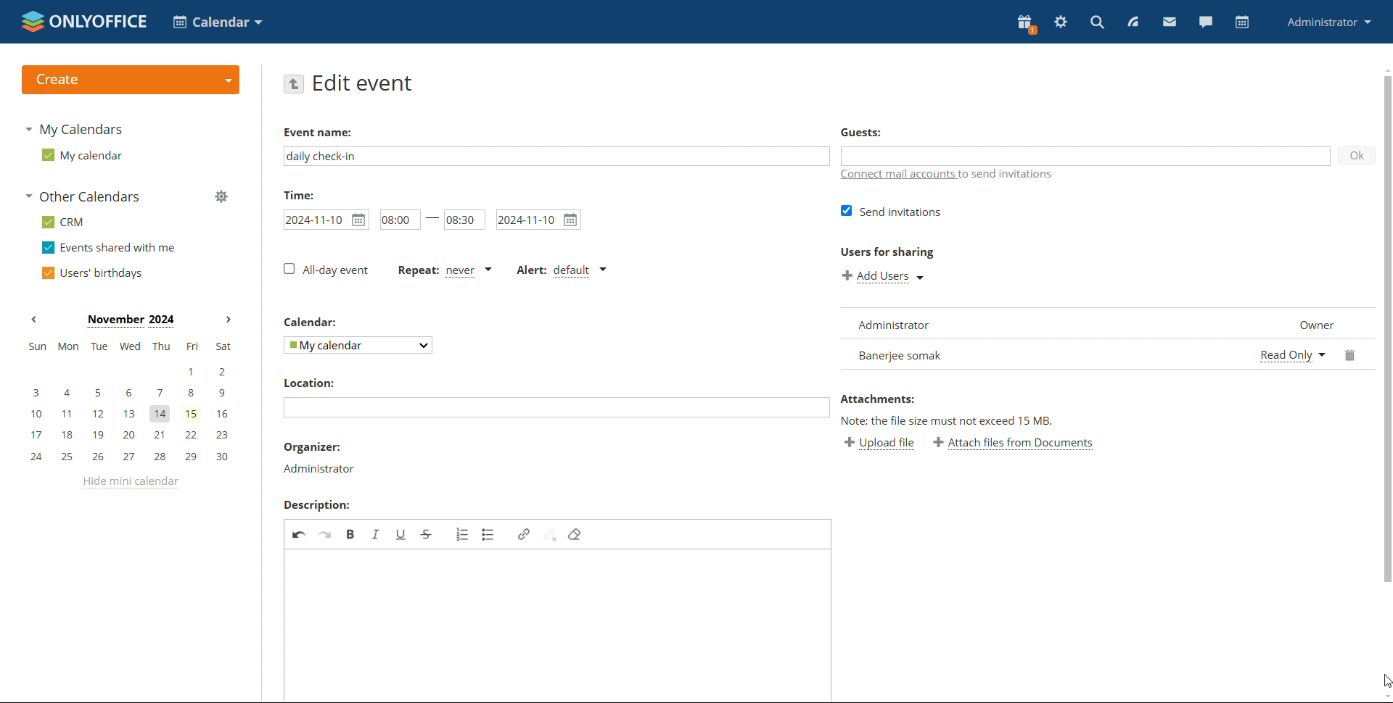  Describe the element at coordinates (1027, 25) in the screenshot. I see `present` at that location.